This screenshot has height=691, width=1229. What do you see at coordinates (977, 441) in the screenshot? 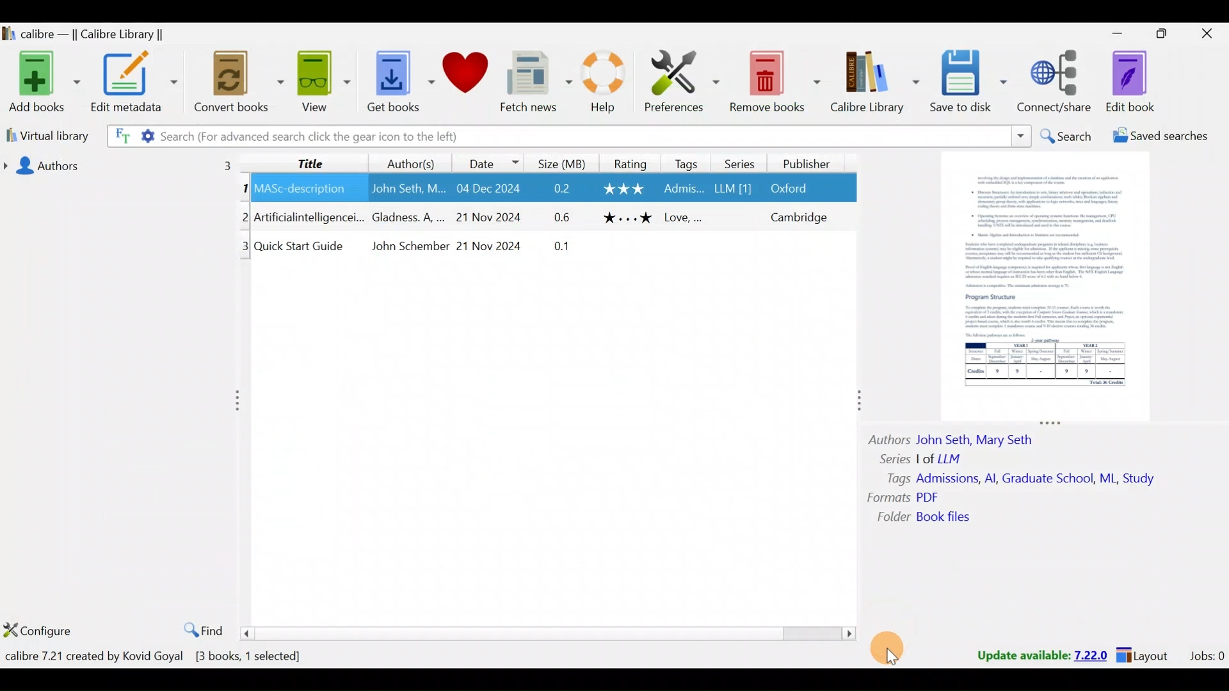
I see `` at bounding box center [977, 441].